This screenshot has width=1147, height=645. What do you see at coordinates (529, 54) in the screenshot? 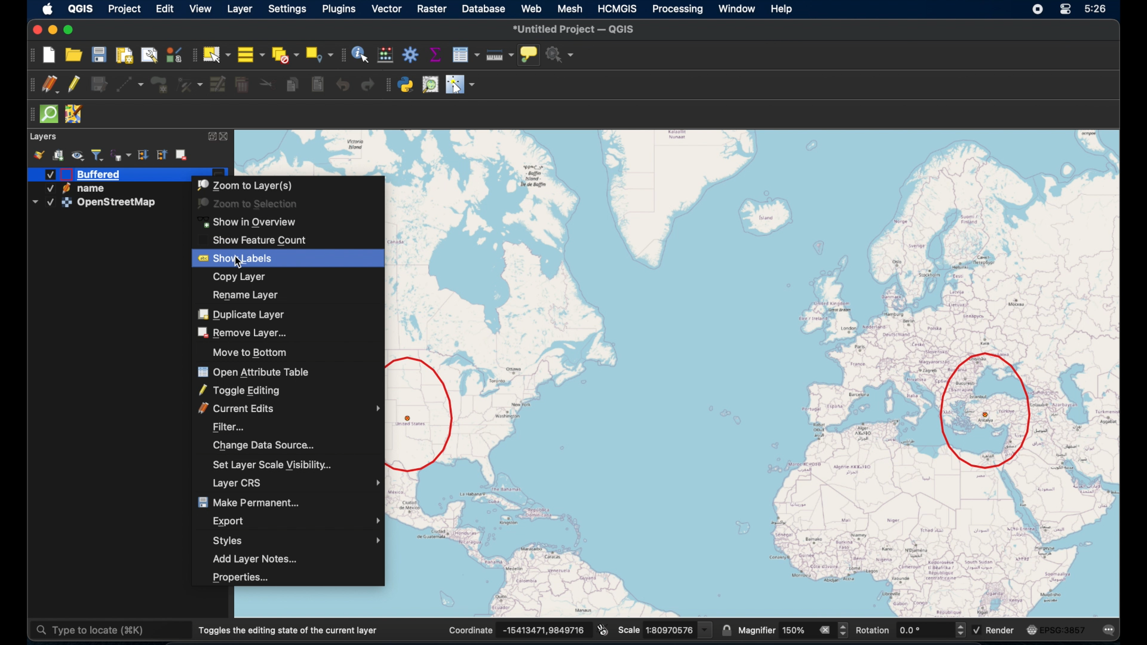
I see `show map tips` at bounding box center [529, 54].